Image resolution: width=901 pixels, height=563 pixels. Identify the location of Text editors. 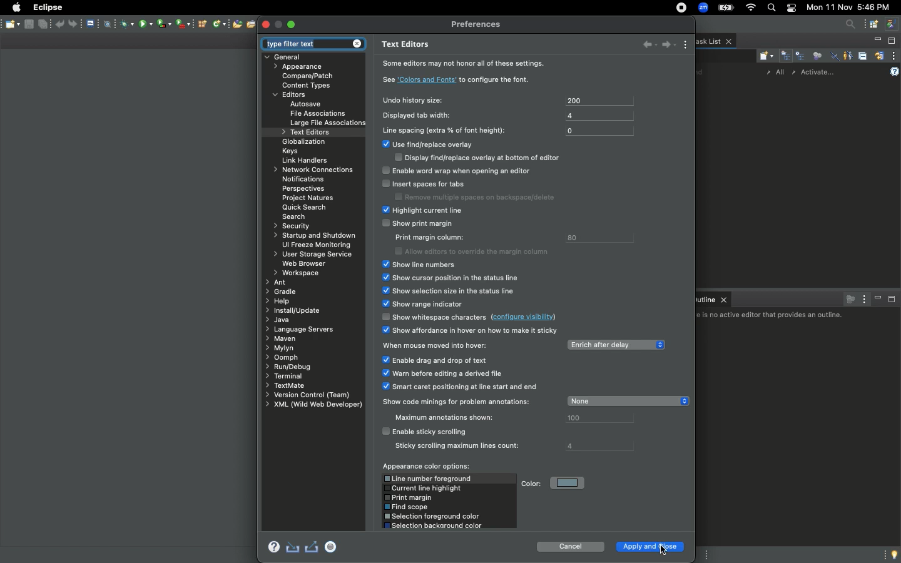
(307, 133).